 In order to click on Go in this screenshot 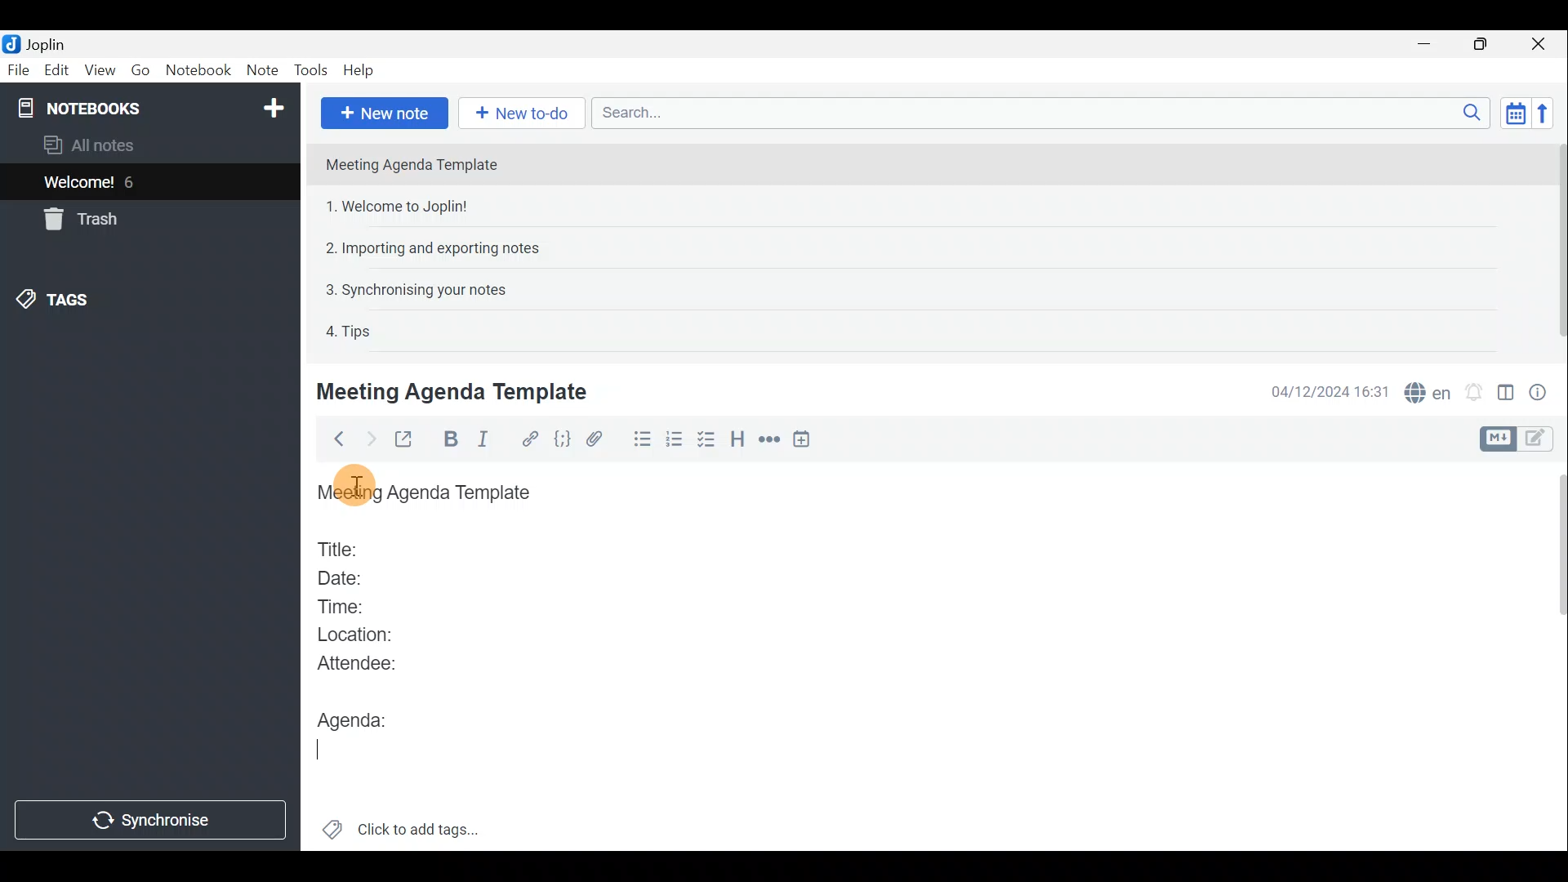, I will do `click(140, 69)`.